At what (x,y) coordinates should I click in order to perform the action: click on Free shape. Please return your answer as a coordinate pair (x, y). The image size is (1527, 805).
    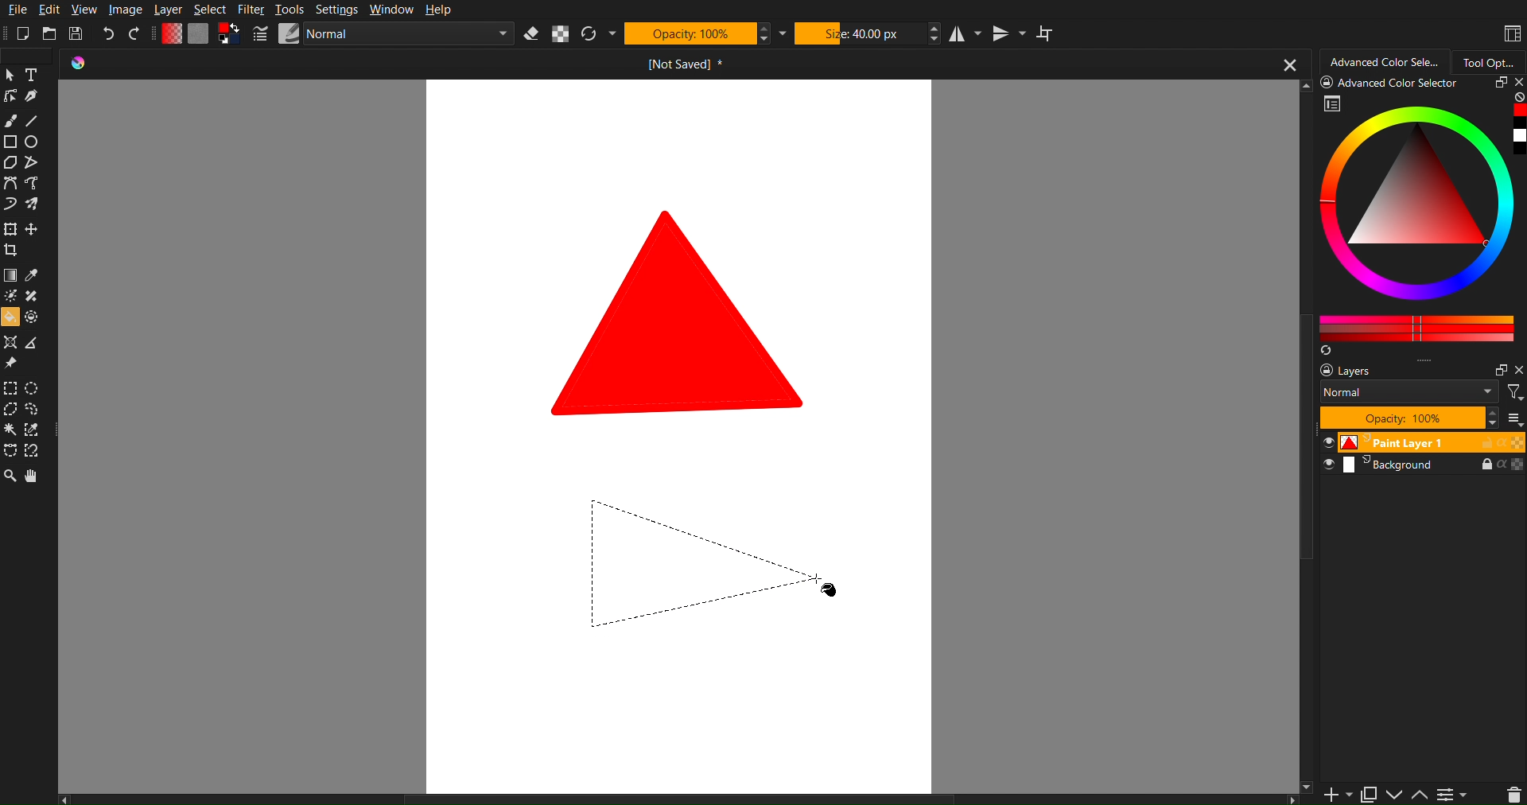
    Looking at the image, I should click on (30, 163).